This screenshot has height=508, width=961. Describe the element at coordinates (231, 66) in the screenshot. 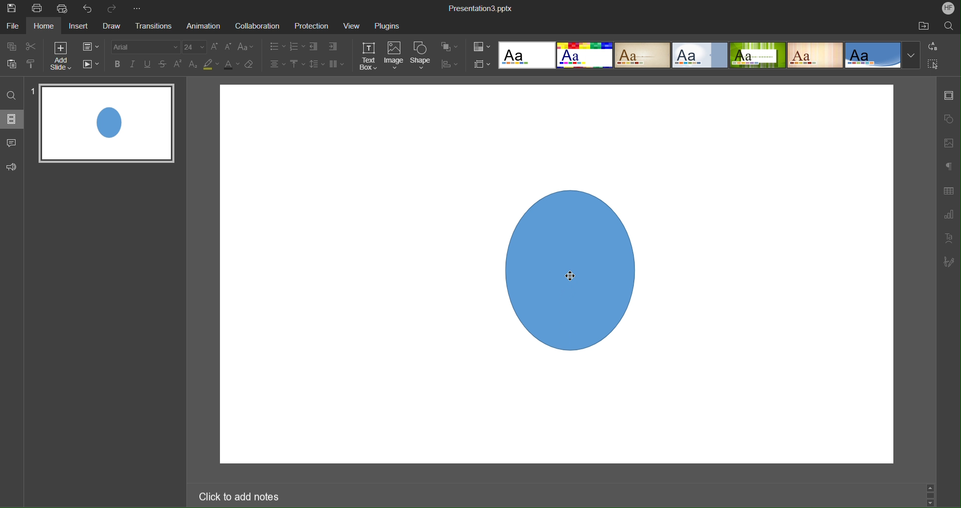

I see `Text Color` at that location.